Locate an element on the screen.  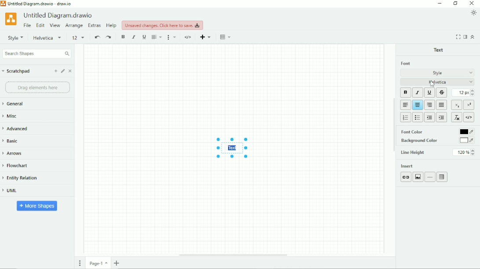
Helvetica is located at coordinates (48, 38).